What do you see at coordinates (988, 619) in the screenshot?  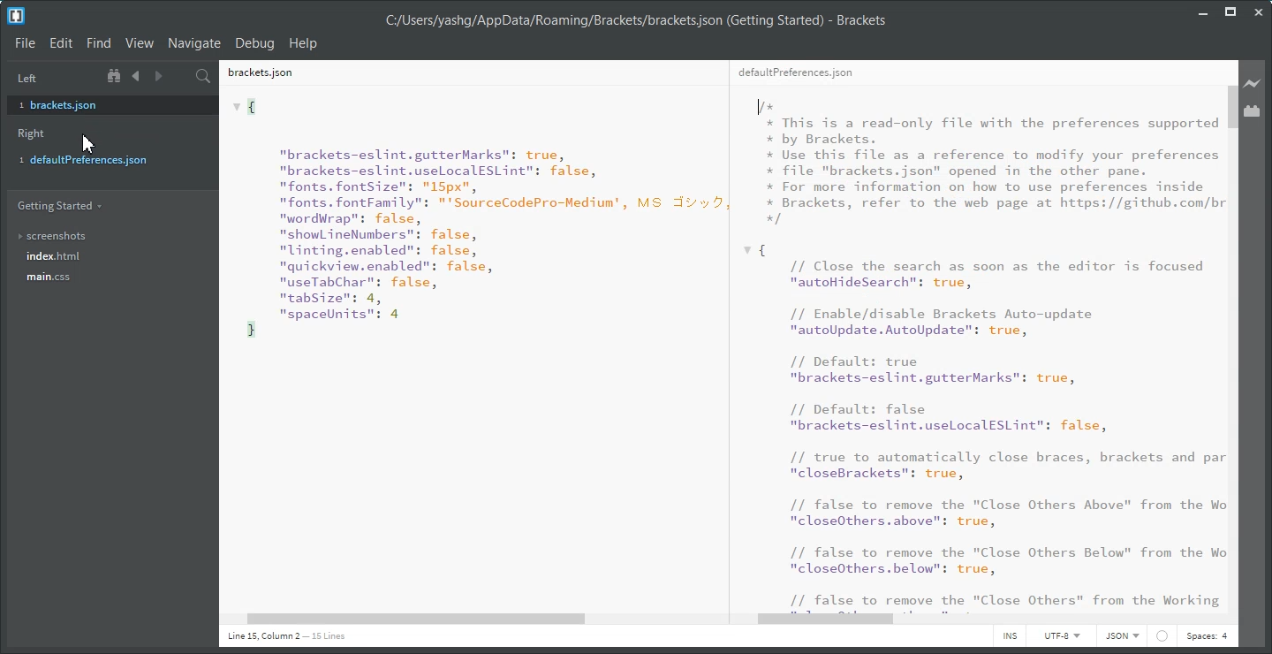 I see `Horizontal Scroll Bar` at bounding box center [988, 619].